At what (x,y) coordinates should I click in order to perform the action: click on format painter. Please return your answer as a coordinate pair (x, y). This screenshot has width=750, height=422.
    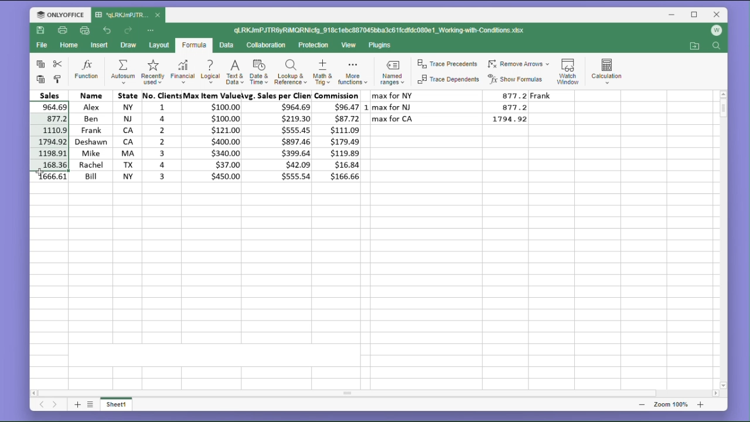
    Looking at the image, I should click on (59, 79).